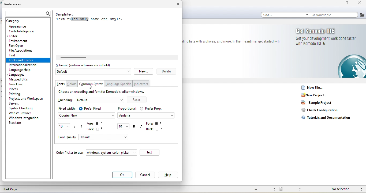 This screenshot has height=193, width=366. What do you see at coordinates (156, 123) in the screenshot?
I see `fore` at bounding box center [156, 123].